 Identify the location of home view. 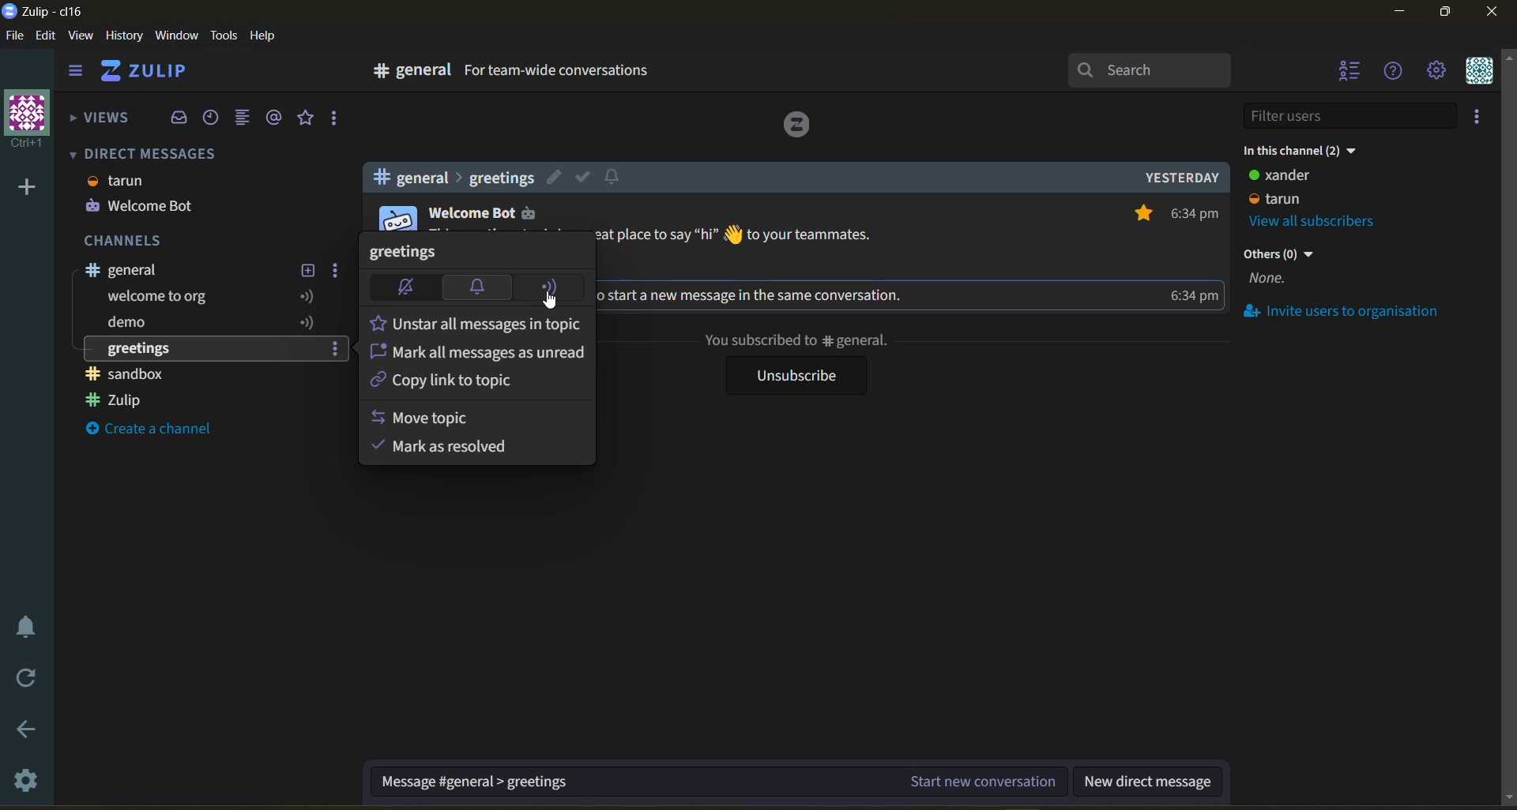
(148, 73).